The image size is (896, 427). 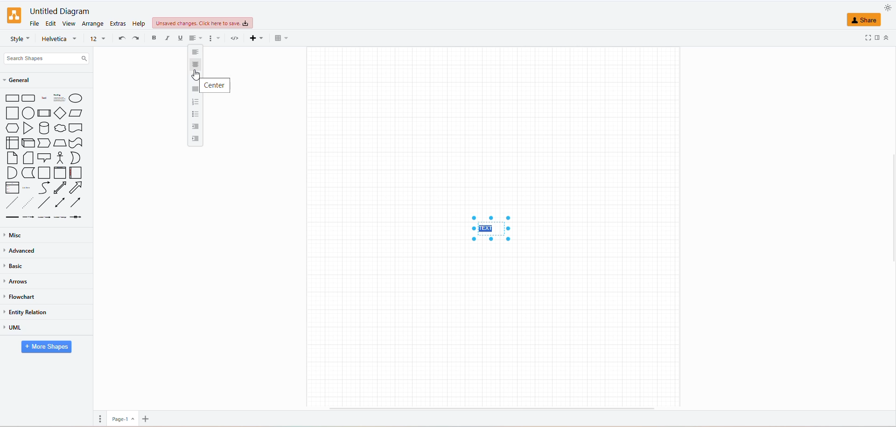 What do you see at coordinates (123, 38) in the screenshot?
I see `undo` at bounding box center [123, 38].